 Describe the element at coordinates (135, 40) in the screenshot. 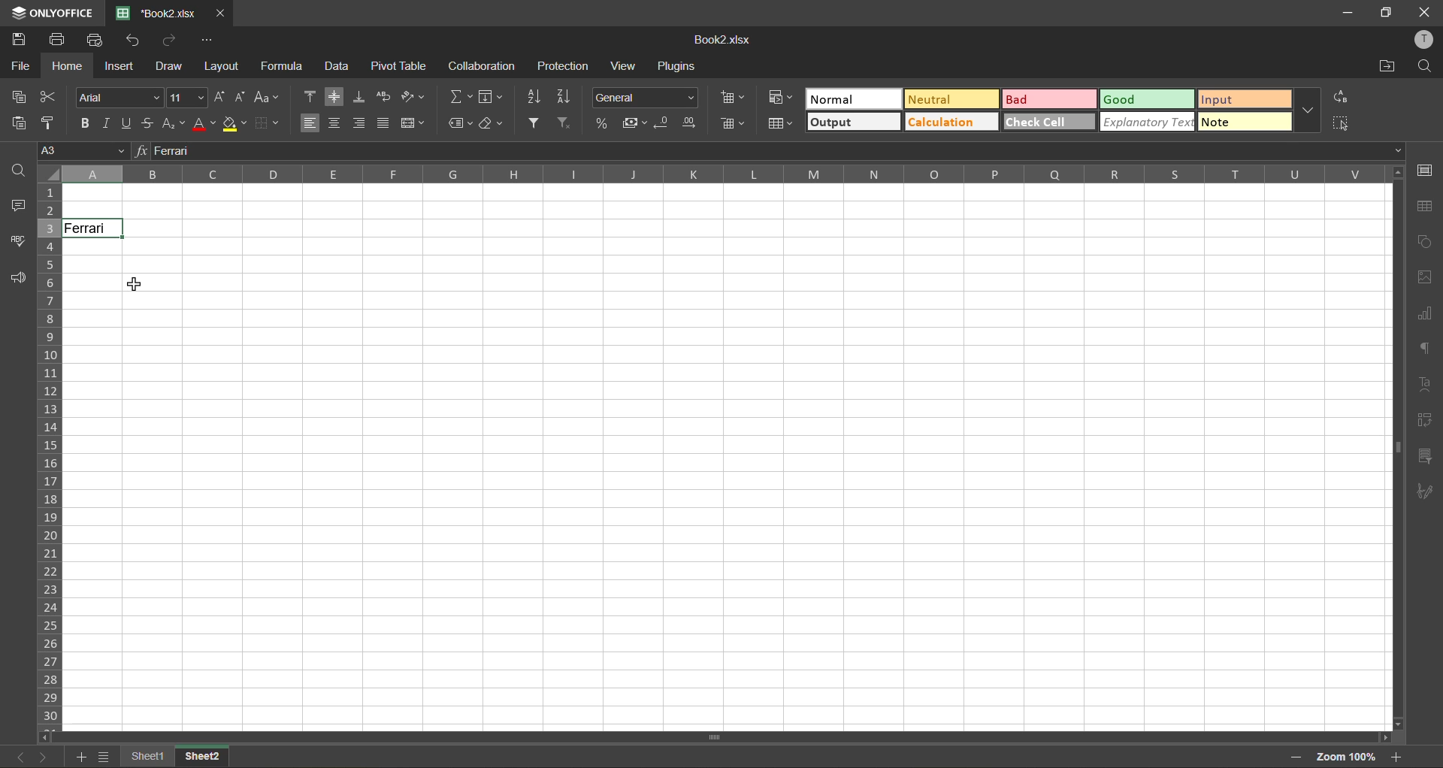

I see `undo` at that location.